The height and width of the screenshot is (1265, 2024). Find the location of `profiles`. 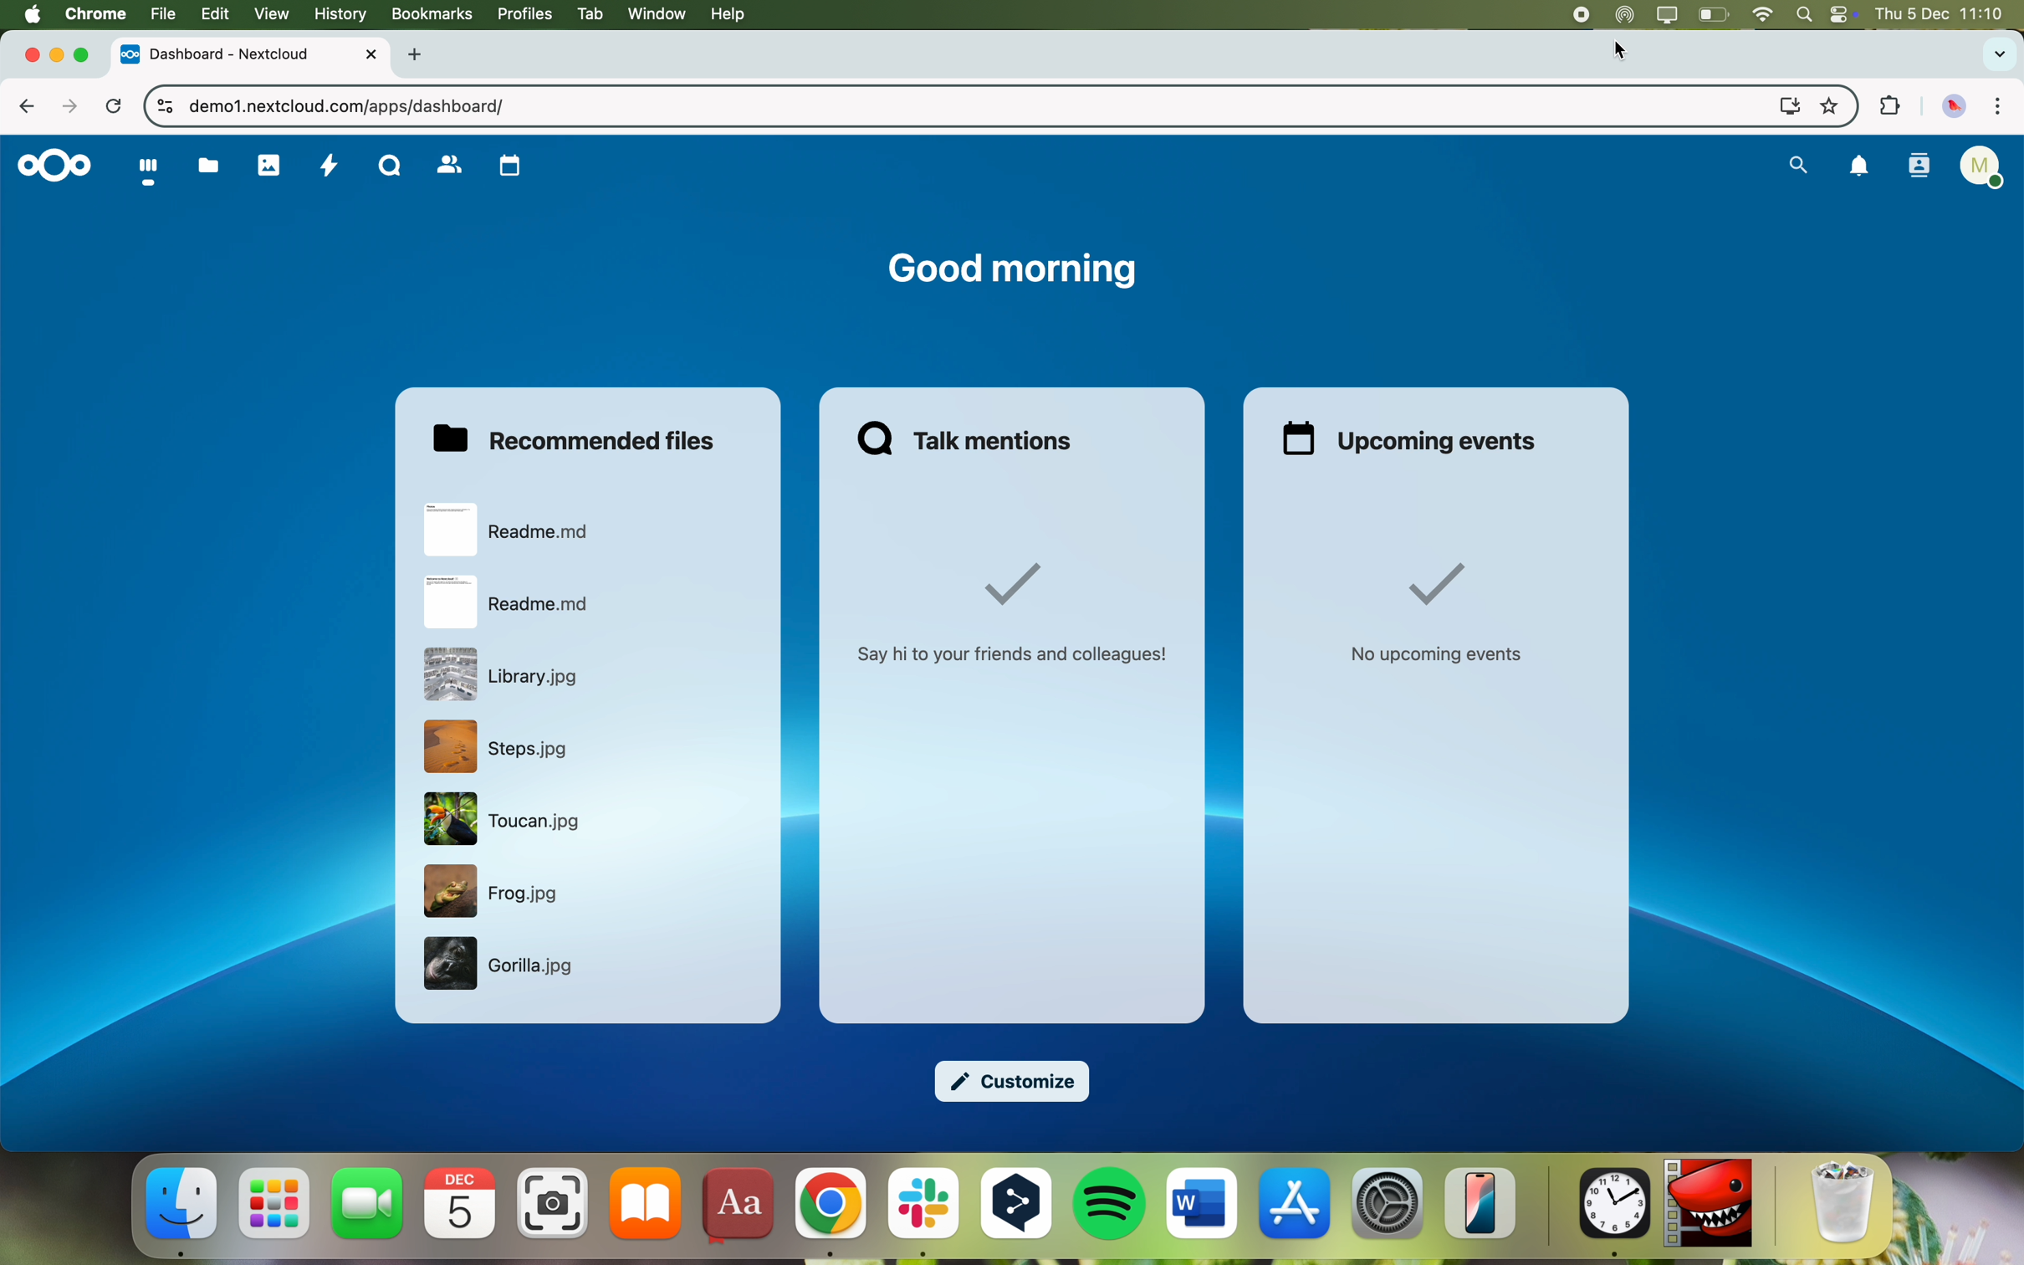

profiles is located at coordinates (523, 14).